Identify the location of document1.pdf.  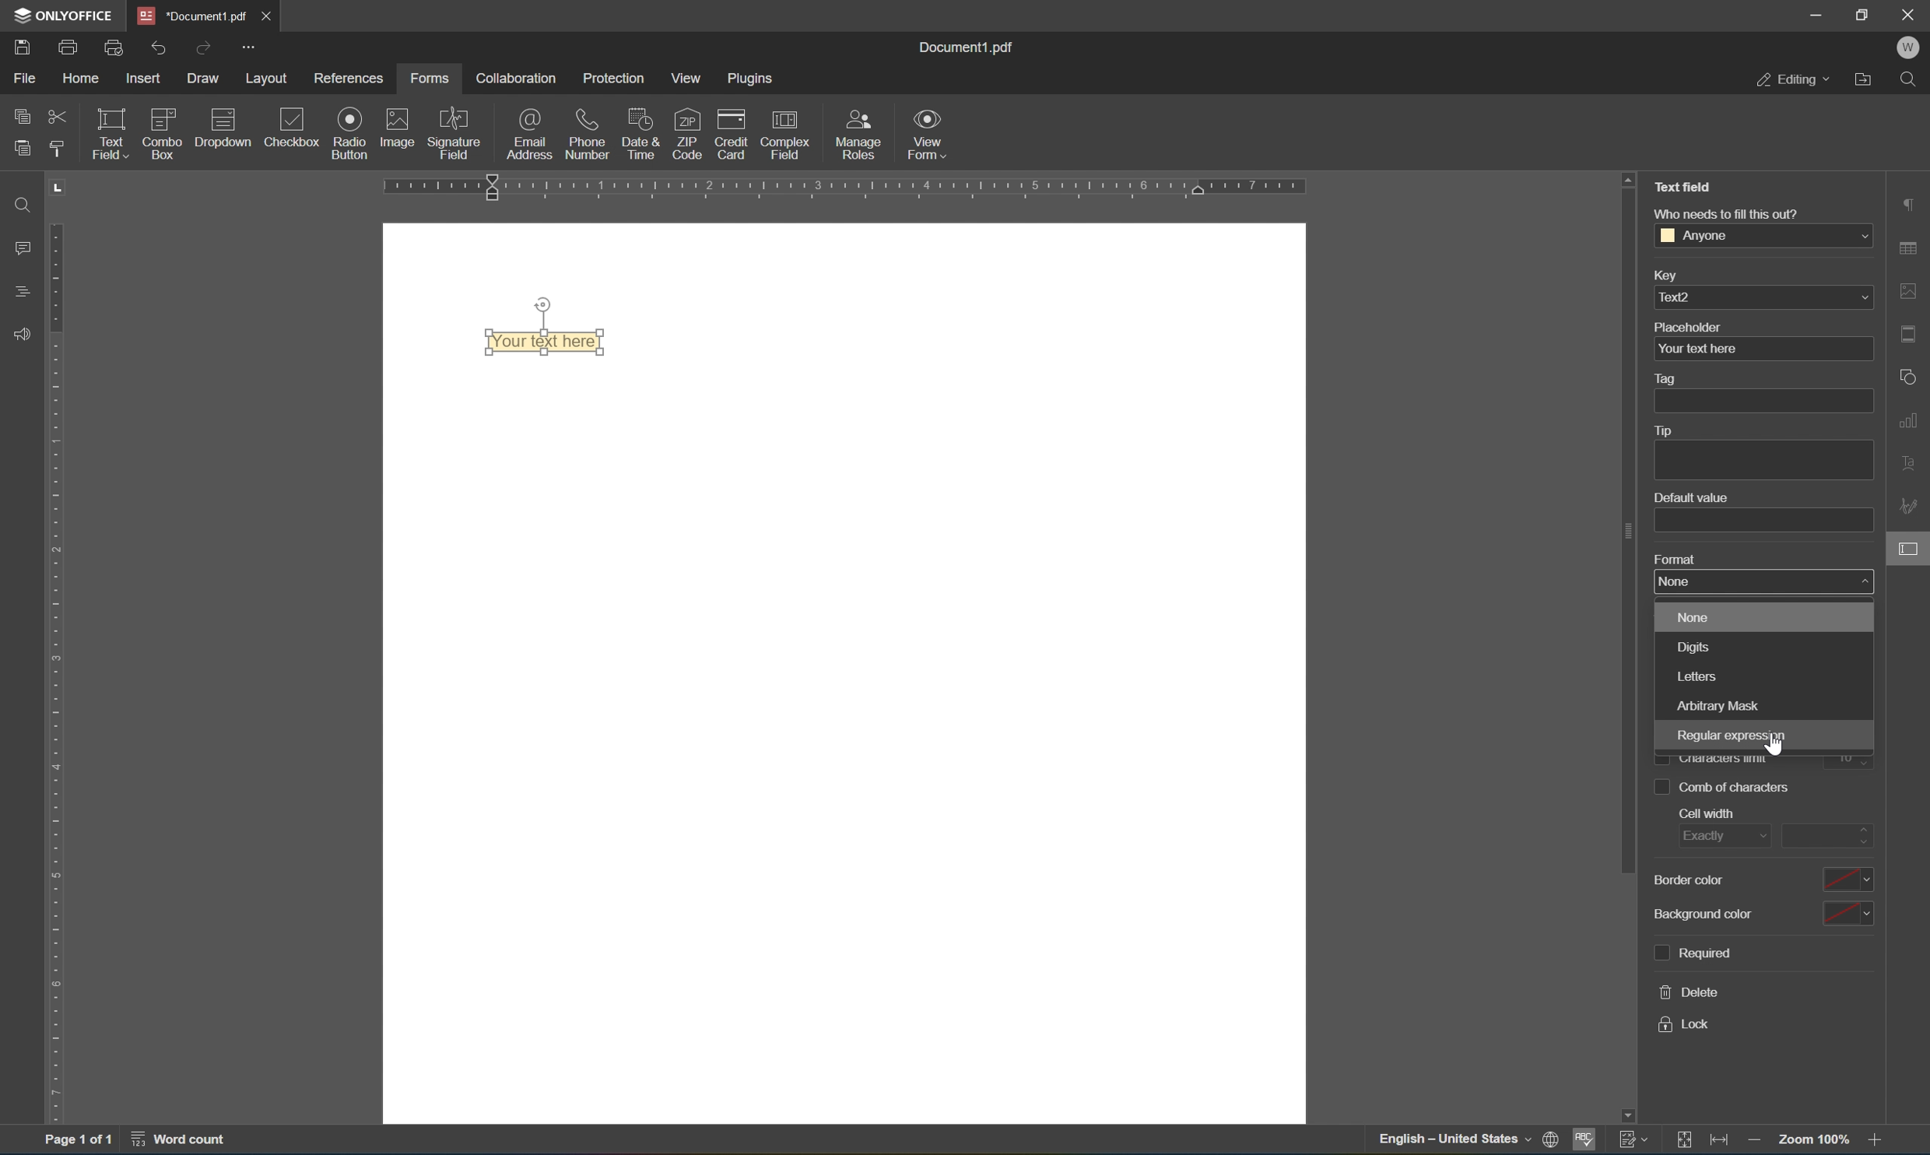
(972, 47).